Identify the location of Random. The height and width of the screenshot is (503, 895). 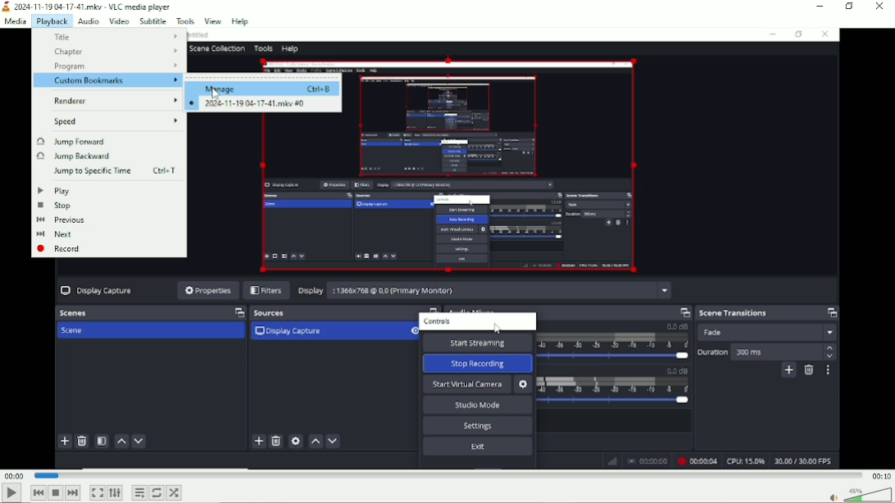
(174, 493).